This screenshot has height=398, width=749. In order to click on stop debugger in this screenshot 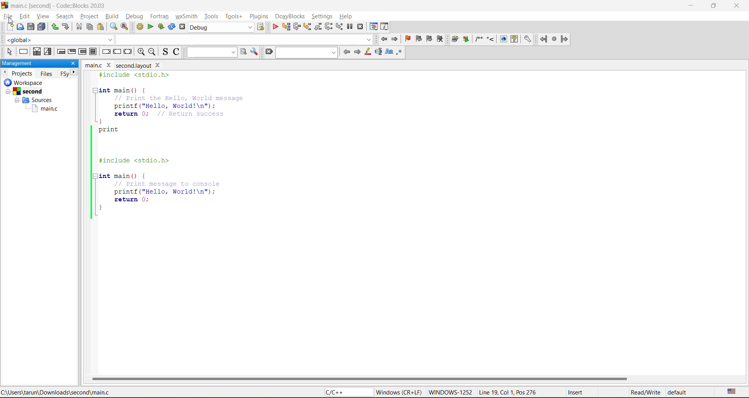, I will do `click(360, 27)`.